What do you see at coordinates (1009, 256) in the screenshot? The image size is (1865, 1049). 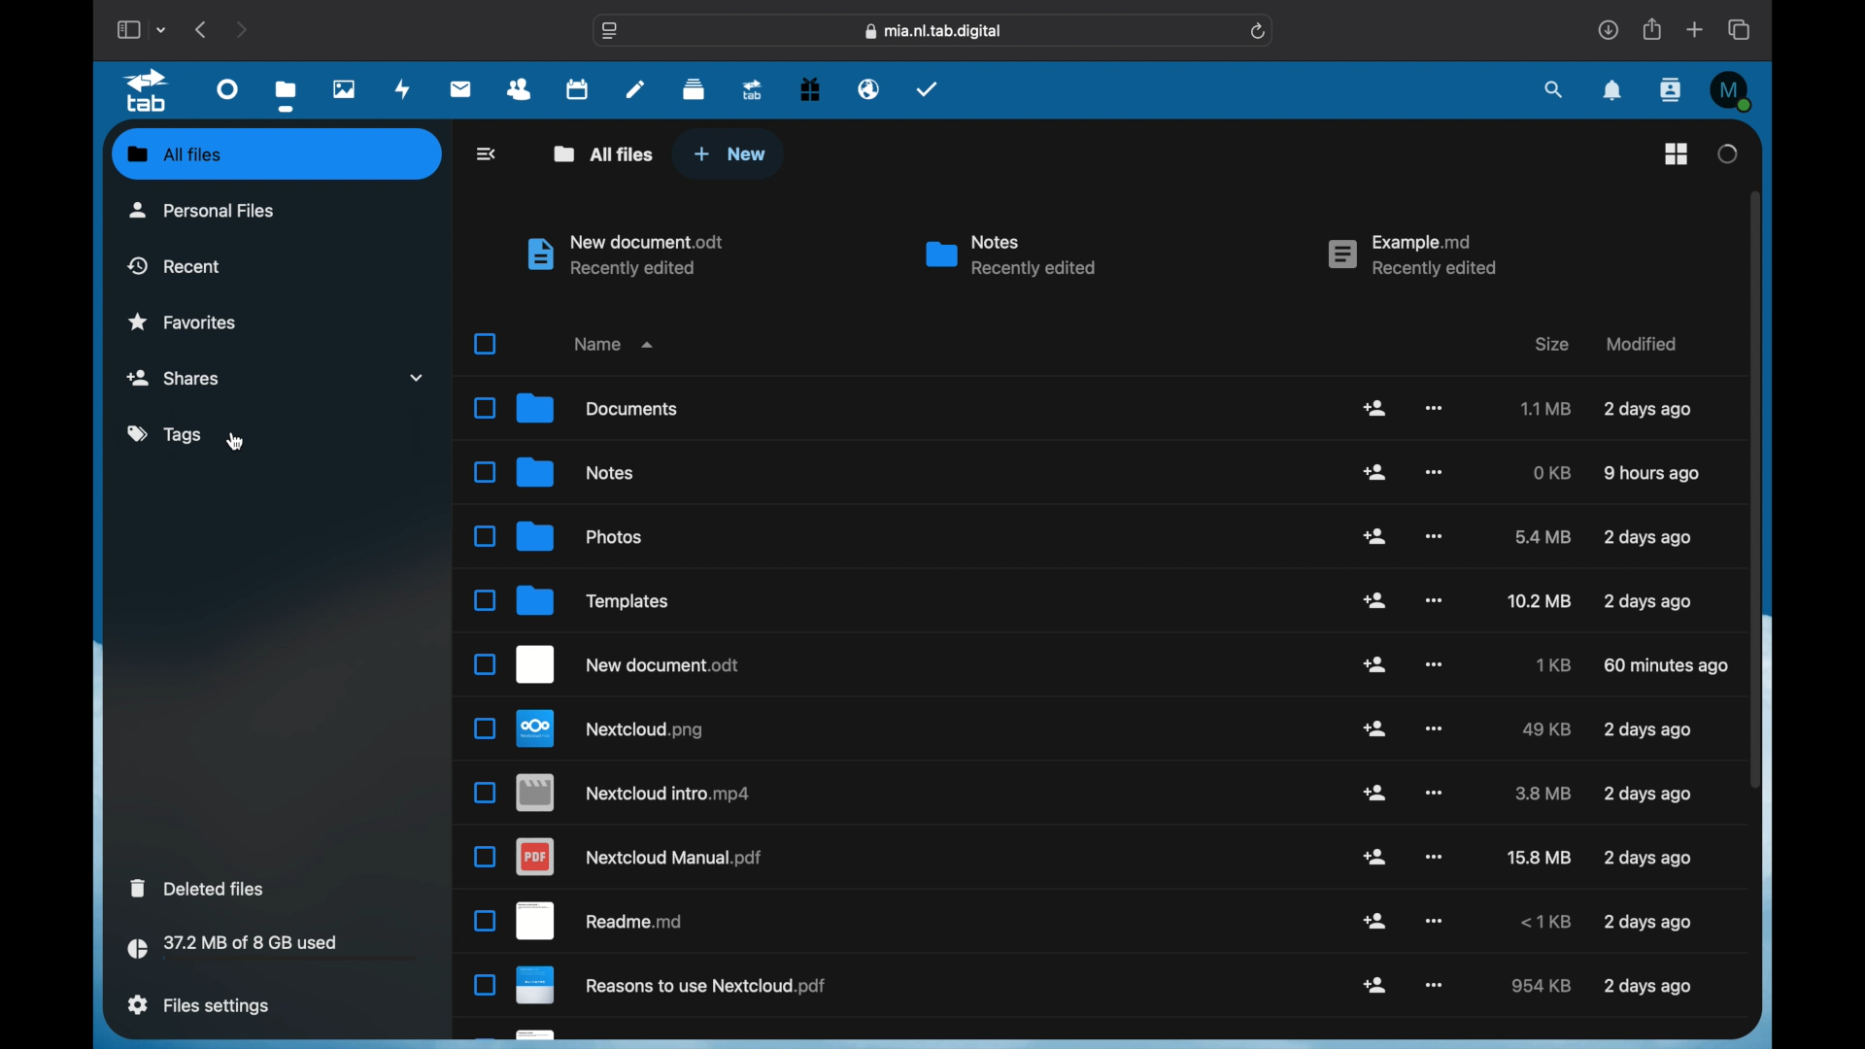 I see `notes` at bounding box center [1009, 256].